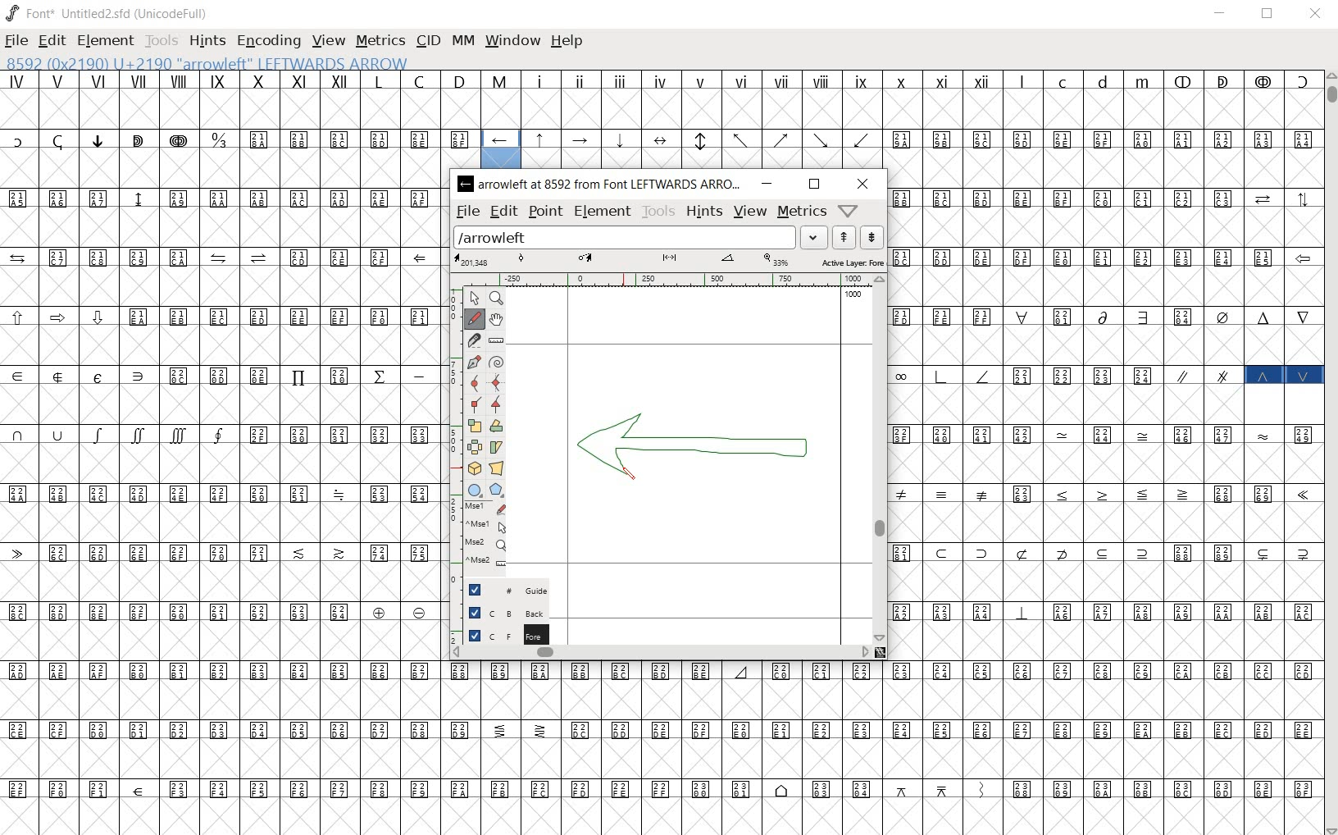 This screenshot has height=835, width=1338. I want to click on glyph, so click(666, 745).